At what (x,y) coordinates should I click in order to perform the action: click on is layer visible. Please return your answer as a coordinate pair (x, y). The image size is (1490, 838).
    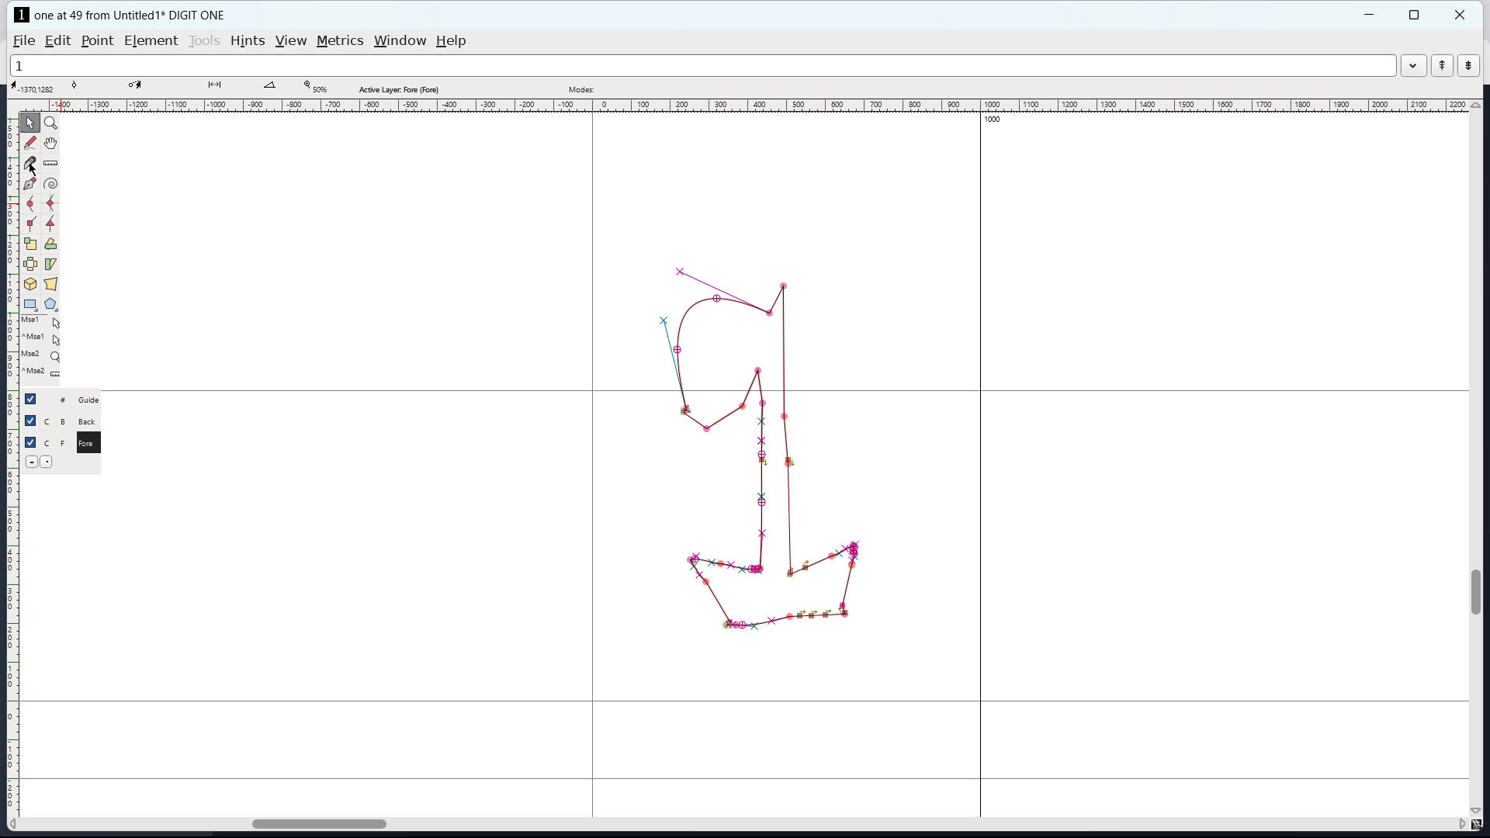
    Looking at the image, I should click on (31, 442).